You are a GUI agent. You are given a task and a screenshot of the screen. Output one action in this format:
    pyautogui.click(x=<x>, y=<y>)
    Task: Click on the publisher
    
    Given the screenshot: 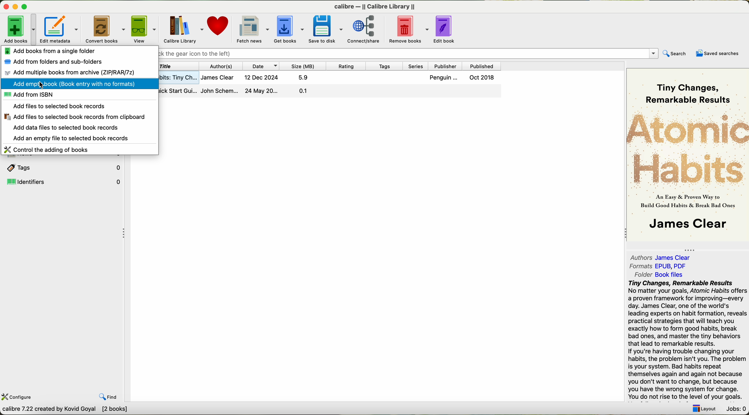 What is the action you would take?
    pyautogui.click(x=446, y=66)
    